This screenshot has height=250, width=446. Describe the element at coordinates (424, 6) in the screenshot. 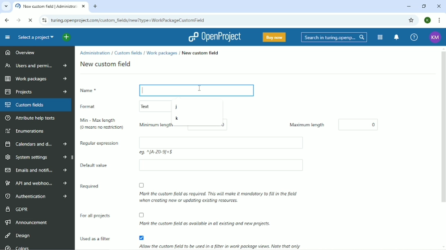

I see `Restore down` at that location.